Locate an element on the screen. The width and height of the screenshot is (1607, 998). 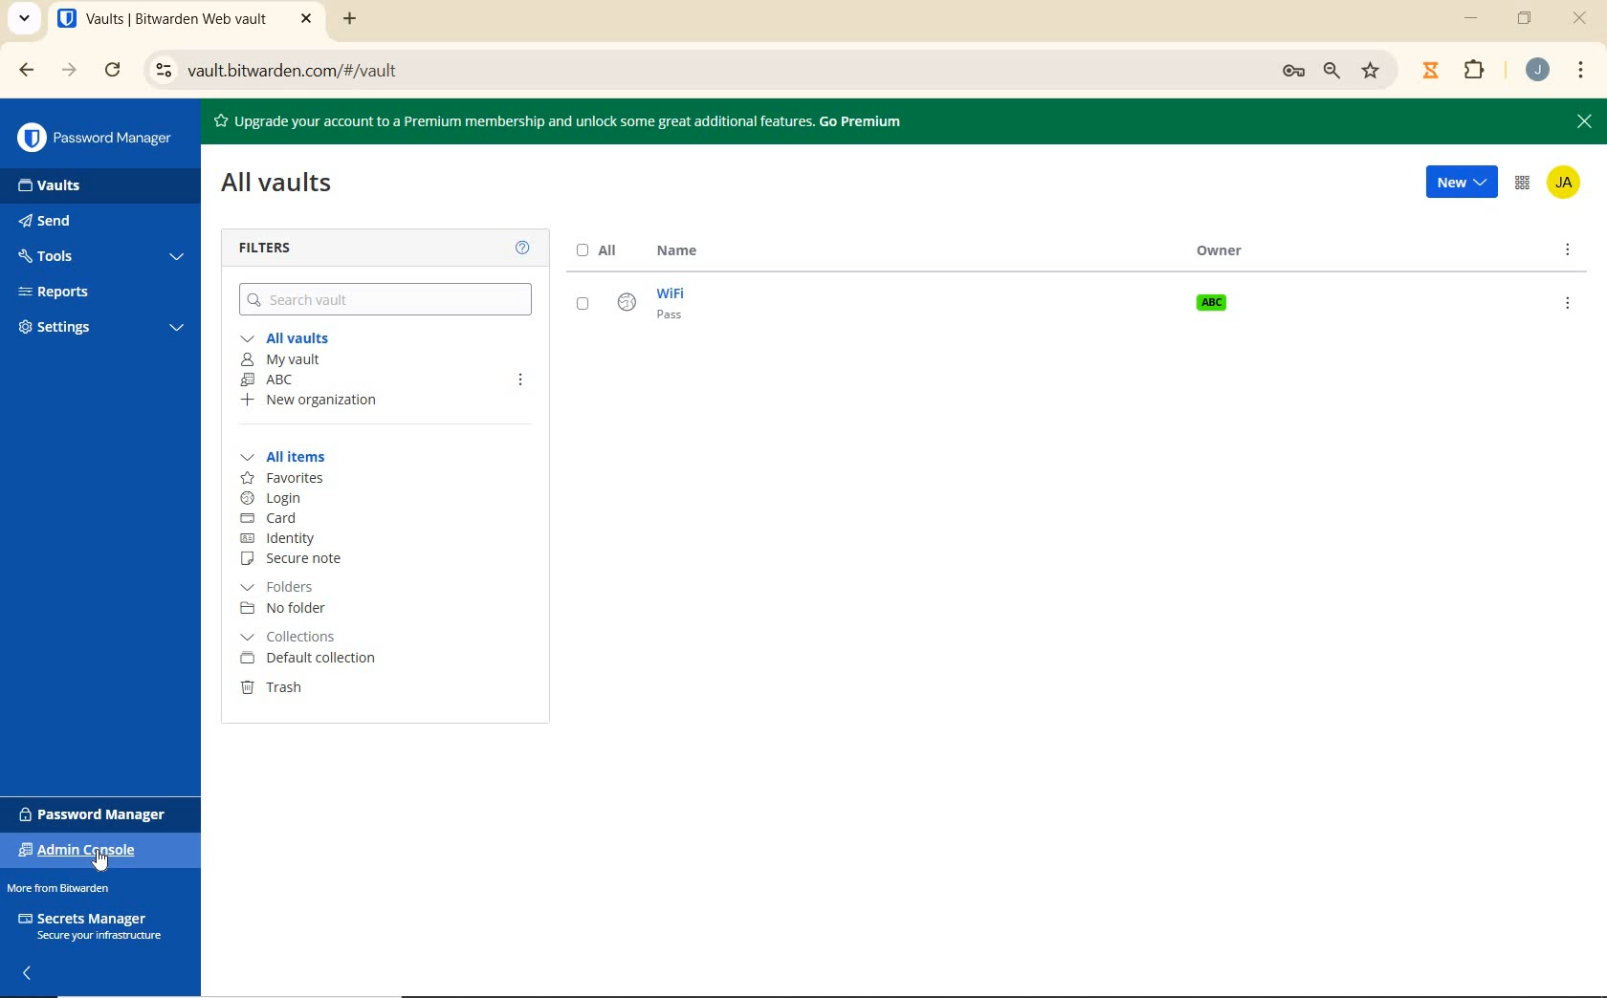
RESTORE DOWN is located at coordinates (1527, 22).